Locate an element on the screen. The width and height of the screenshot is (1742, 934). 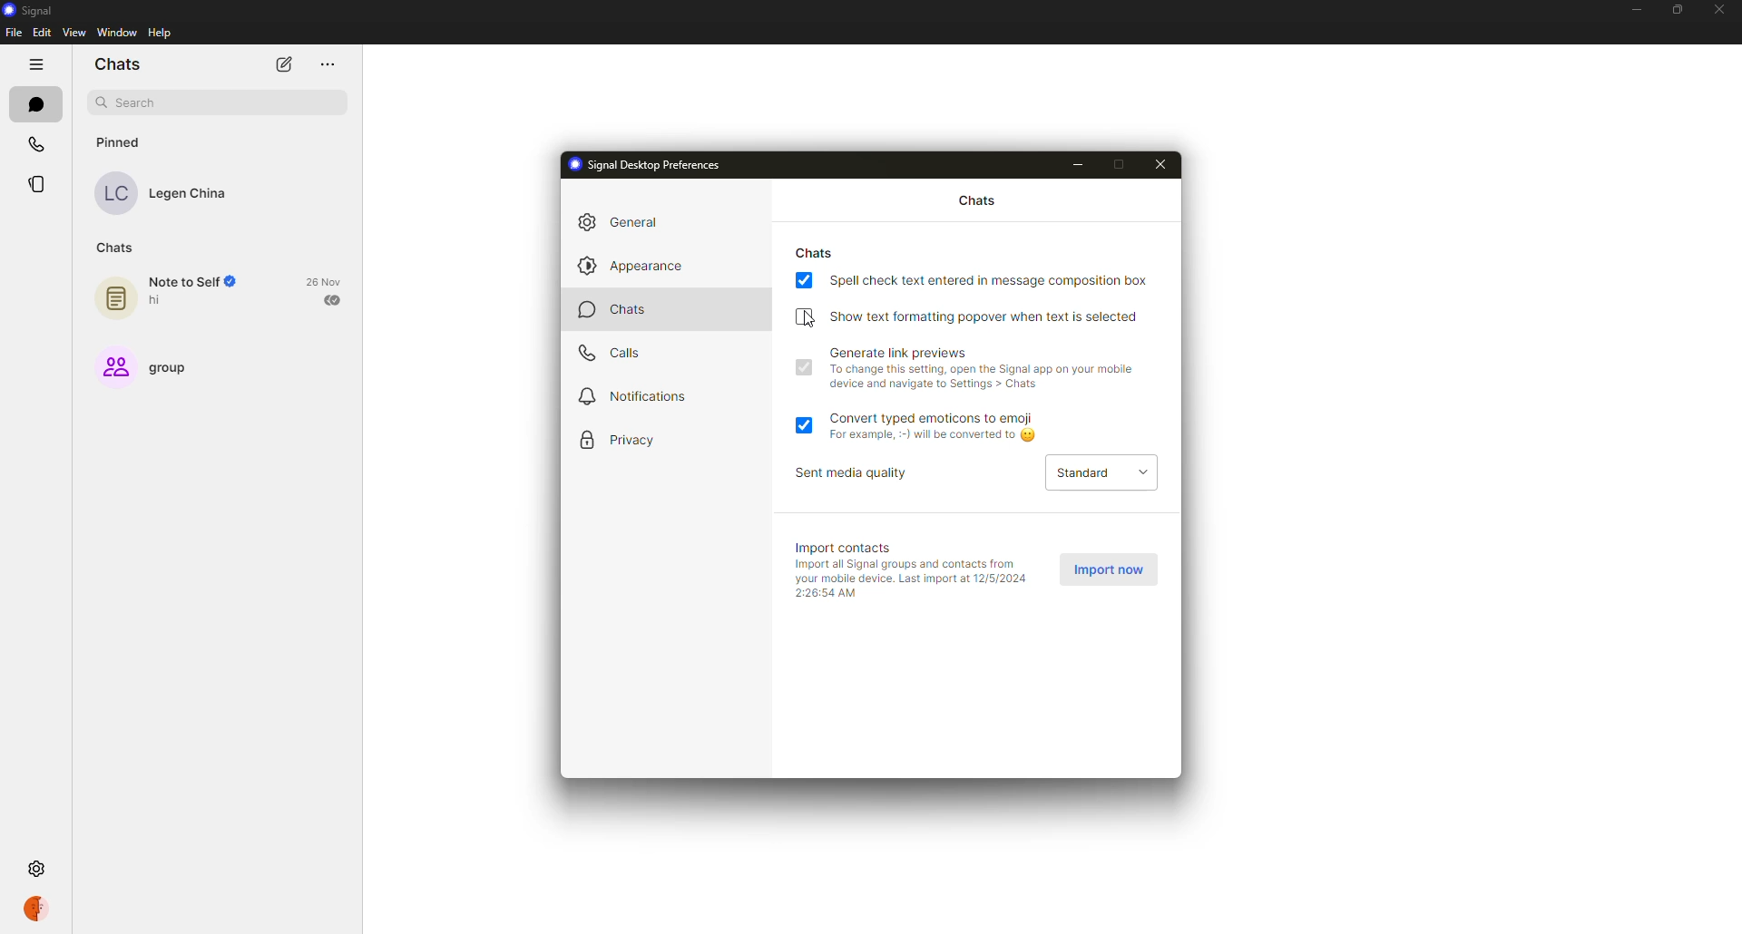
note to self is located at coordinates (177, 297).